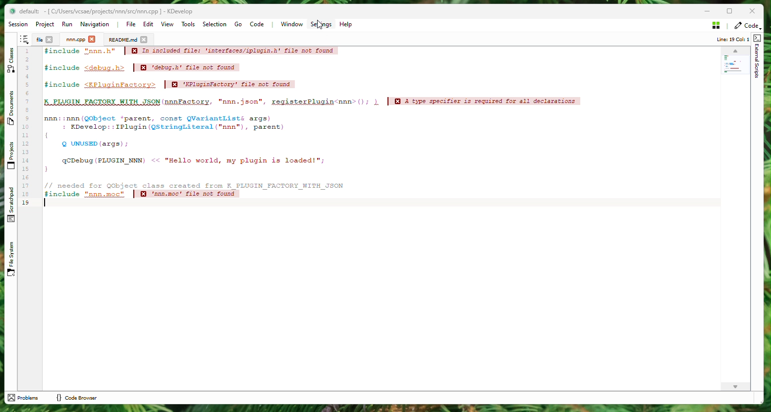  I want to click on 7, so click(27, 102).